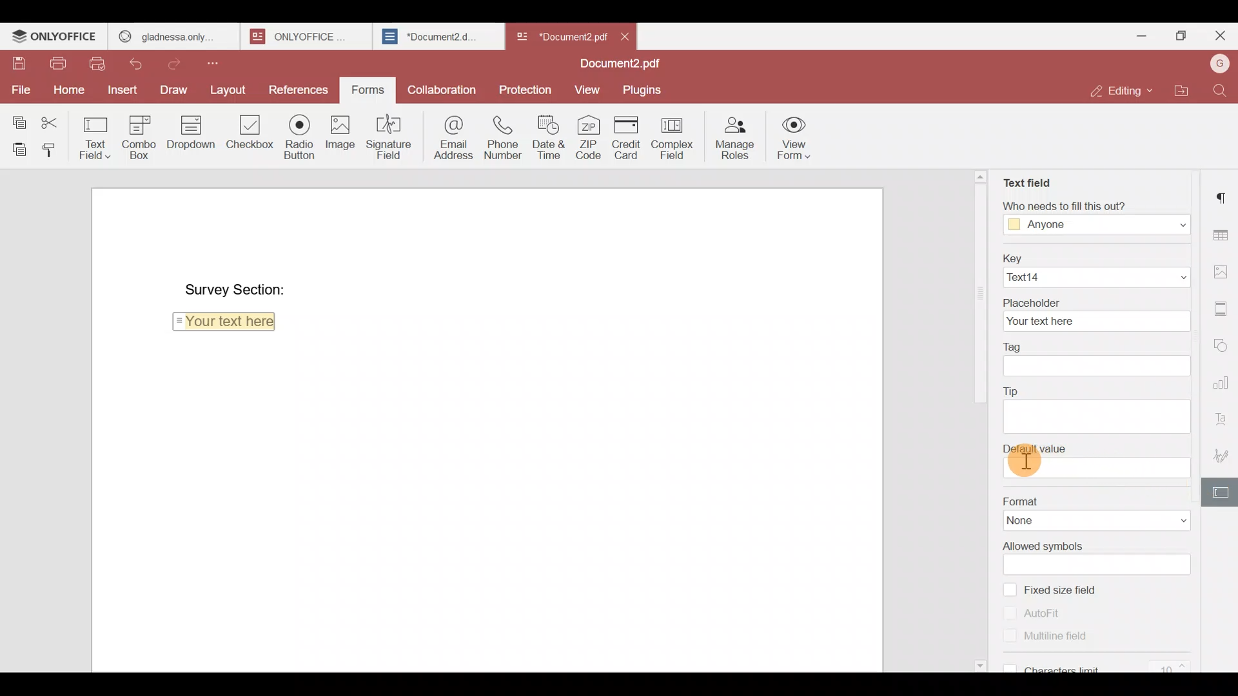 The width and height of the screenshot is (1238, 696). What do you see at coordinates (735, 136) in the screenshot?
I see `Manage roles` at bounding box center [735, 136].